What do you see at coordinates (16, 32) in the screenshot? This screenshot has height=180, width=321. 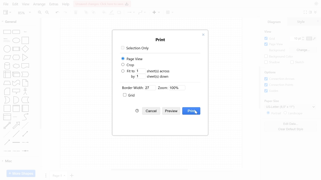 I see `Rounded rectangle` at bounding box center [16, 32].